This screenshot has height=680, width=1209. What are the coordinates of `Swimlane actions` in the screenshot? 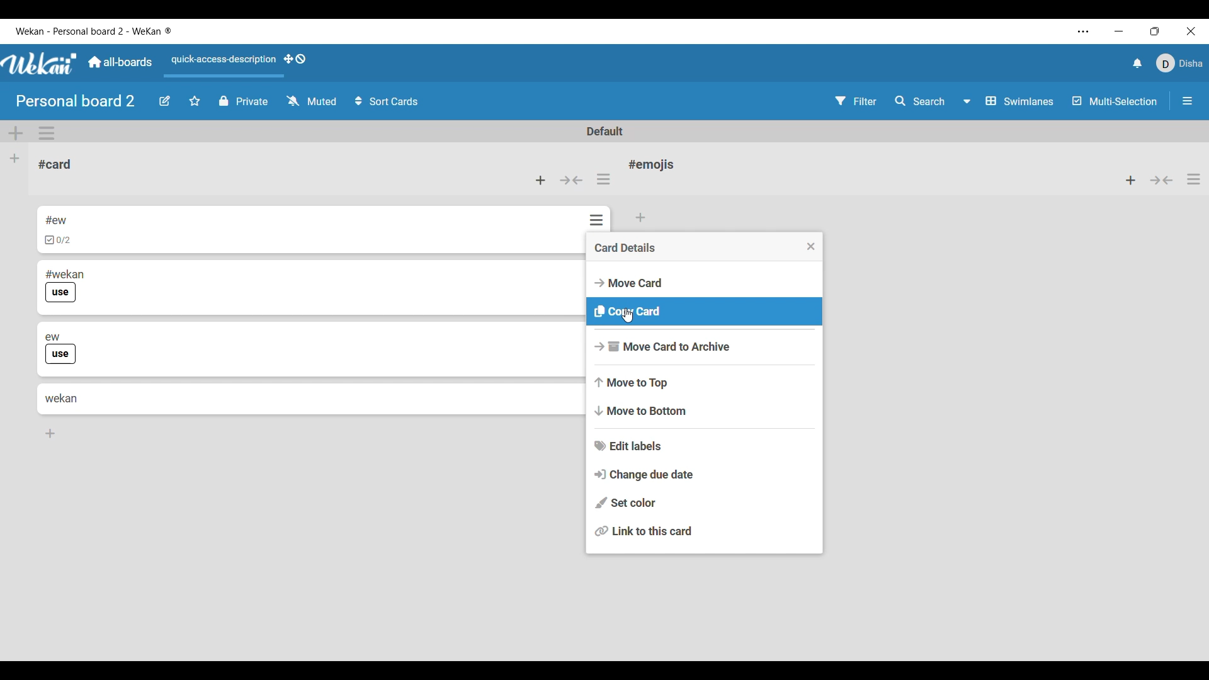 It's located at (47, 133).